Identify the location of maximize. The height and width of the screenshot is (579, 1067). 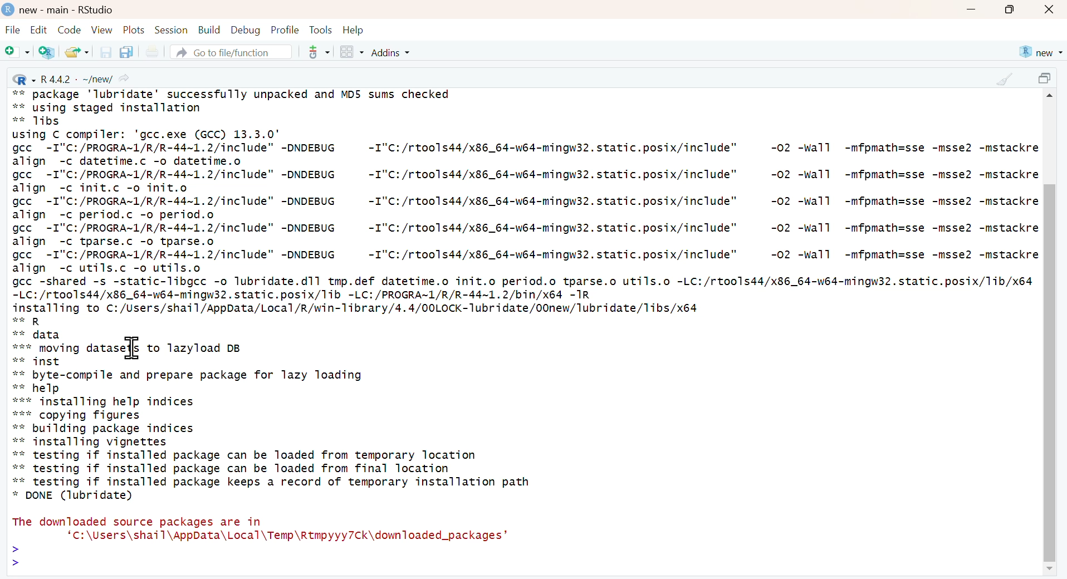
(1047, 80).